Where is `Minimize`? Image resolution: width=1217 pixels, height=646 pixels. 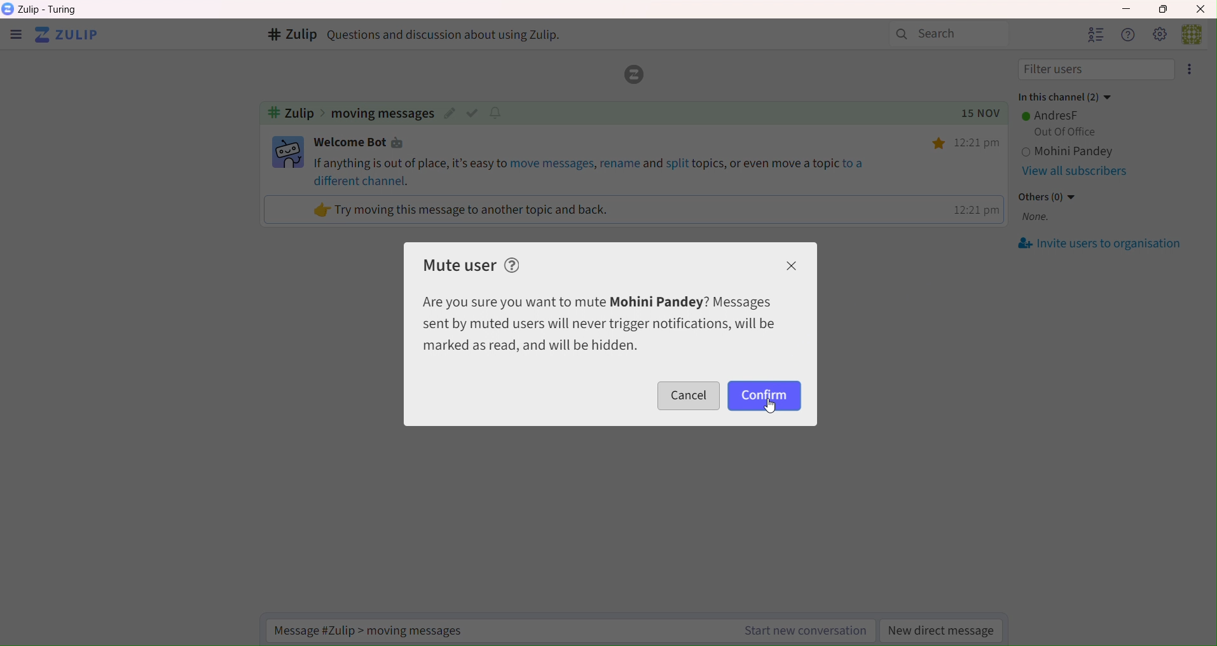
Minimize is located at coordinates (1124, 7).